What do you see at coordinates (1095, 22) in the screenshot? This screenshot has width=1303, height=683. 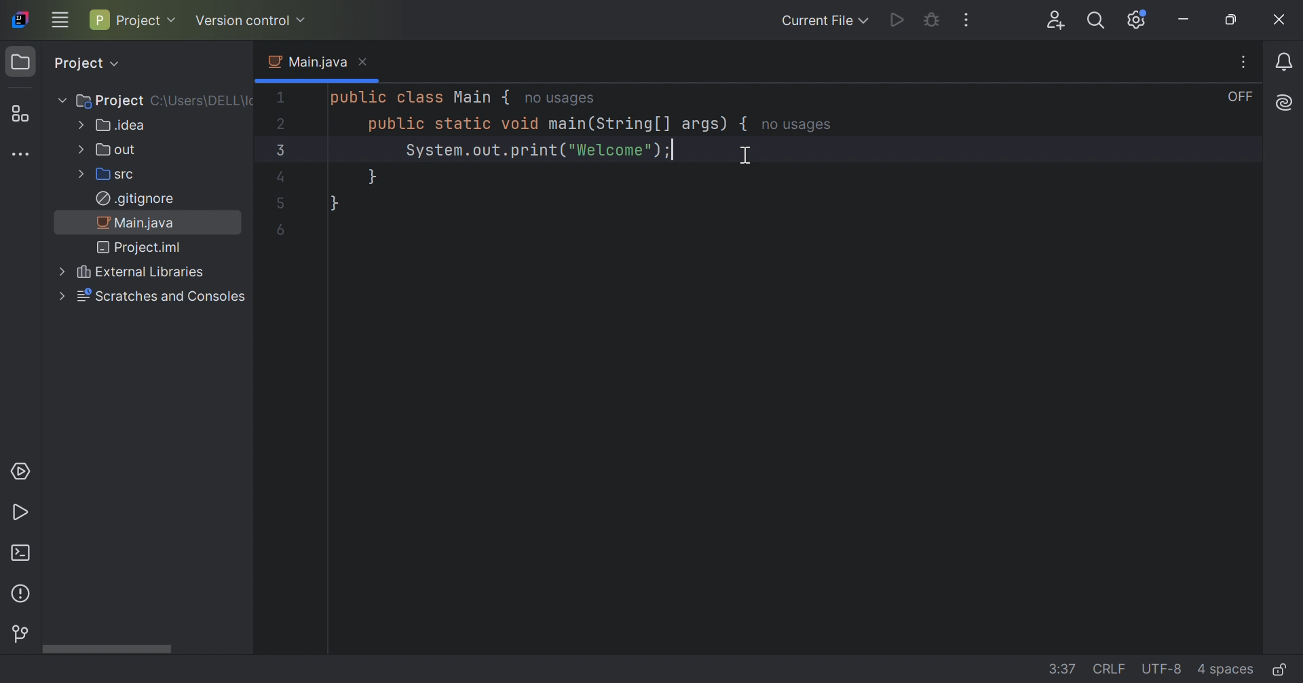 I see `Search everywhere` at bounding box center [1095, 22].